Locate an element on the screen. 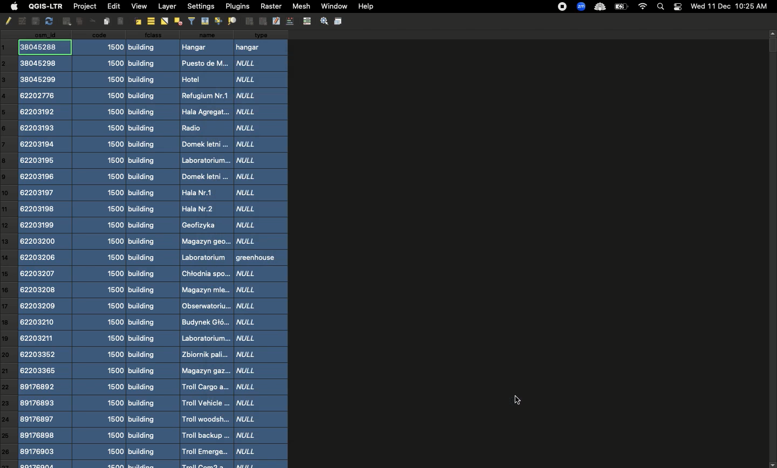  Flip Horizontally is located at coordinates (163, 22).